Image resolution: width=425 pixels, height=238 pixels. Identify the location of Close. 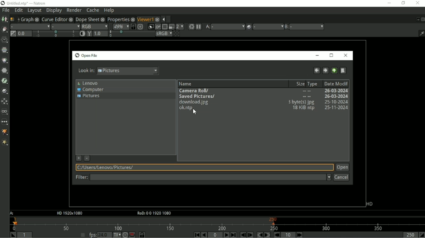
(417, 3).